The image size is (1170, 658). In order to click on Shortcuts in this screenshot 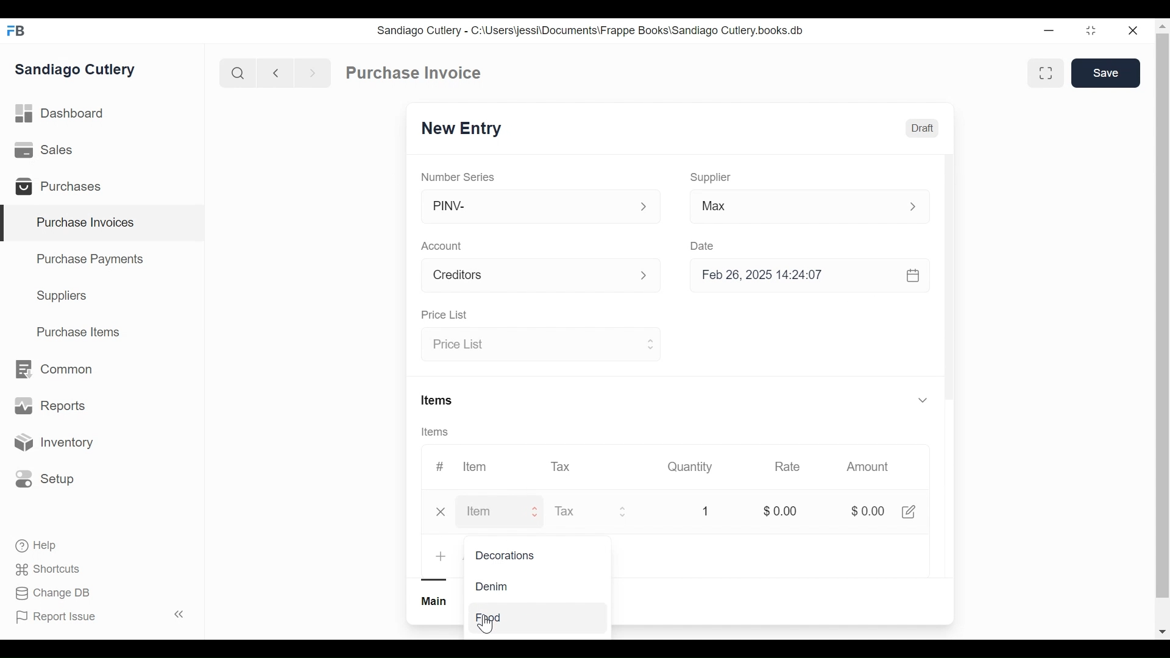, I will do `click(49, 568)`.